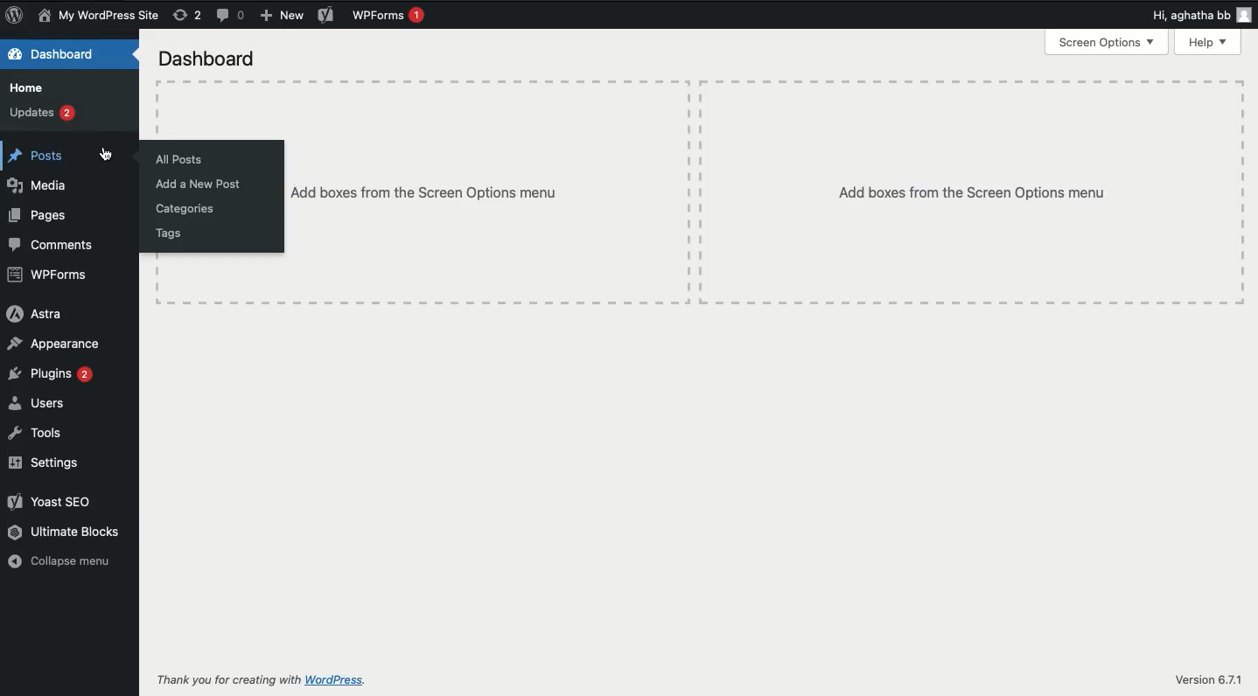  What do you see at coordinates (972, 195) in the screenshot?
I see `Add boxes from the Screen options menu` at bounding box center [972, 195].